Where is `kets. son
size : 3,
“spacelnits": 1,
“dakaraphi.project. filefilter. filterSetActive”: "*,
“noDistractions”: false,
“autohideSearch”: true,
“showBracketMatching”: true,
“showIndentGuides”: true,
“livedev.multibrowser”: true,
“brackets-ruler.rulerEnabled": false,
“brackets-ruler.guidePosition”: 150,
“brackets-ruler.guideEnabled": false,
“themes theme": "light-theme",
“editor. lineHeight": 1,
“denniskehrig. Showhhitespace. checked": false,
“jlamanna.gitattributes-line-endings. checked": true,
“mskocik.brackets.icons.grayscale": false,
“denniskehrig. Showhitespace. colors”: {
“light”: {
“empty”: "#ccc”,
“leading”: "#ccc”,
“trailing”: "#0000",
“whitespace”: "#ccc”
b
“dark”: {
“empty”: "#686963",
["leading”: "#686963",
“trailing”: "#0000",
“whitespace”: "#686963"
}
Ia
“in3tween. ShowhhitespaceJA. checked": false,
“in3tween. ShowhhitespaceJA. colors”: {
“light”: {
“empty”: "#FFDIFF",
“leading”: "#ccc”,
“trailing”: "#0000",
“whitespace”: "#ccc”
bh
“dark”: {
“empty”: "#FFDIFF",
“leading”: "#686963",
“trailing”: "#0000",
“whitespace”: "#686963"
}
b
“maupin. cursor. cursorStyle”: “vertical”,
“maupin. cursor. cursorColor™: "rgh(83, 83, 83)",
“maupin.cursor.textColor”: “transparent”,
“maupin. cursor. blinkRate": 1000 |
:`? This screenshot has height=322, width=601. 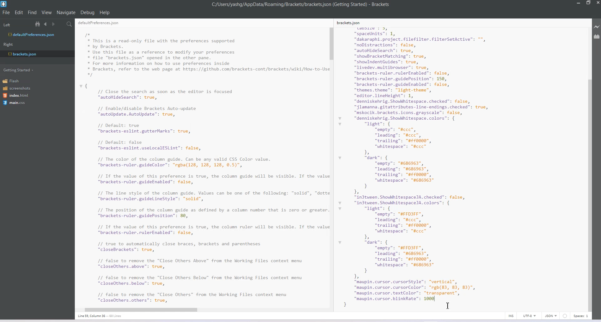 kets. son
size : 3,
“spacelnits": 1,
“dakaraphi.project. filefilter. filterSetActive”: "*,
“noDistractions”: false,
“autohideSearch”: true,
“showBracketMatching”: true,
“showIndentGuides”: true,
“livedev.multibrowser”: true,
“brackets-ruler.rulerEnabled": false,
“brackets-ruler.guidePosition”: 150,
“brackets-ruler.guideEnabled": false,
“themes theme": "light-theme",
“editor. lineHeight": 1,
“denniskehrig. Showhhitespace. checked": false,
“jlamanna.gitattributes-line-endings. checked": true,
“mskocik.brackets.icons.grayscale": false,
“denniskehrig. Showhitespace. colors”: {
“light”: {
“empty”: "#ccc”,
“leading”: "#ccc”,
“trailing”: "#0000",
“whitespace”: "#ccc”
b
“dark”: {
“empty”: "#686963",
["leading”: "#686963",
“trailing”: "#0000",
“whitespace”: "#686963"
}
Ia
“in3tween. ShowhhitespaceJA. checked": false,
“in3tween. ShowhhitespaceJA. colors”: {
“light”: {
“empty”: "#FFDIFF",
“leading”: "#ccc”,
“trailing”: "#0000",
“whitespace”: "#ccc”
bh
“dark”: {
“empty”: "#FFDIFF",
“leading”: "#686963",
“trailing”: "#0000",
“whitespace”: "#686963"
}
b
“maupin. cursor. cursorStyle”: “vertical”,
“maupin. cursor. cursorColor™: "rgh(83, 83, 83)",
“maupin.cursor.textColor”: “transparent”,
“maupin. cursor. blinkRate": 1000 |
: is located at coordinates (428, 163).